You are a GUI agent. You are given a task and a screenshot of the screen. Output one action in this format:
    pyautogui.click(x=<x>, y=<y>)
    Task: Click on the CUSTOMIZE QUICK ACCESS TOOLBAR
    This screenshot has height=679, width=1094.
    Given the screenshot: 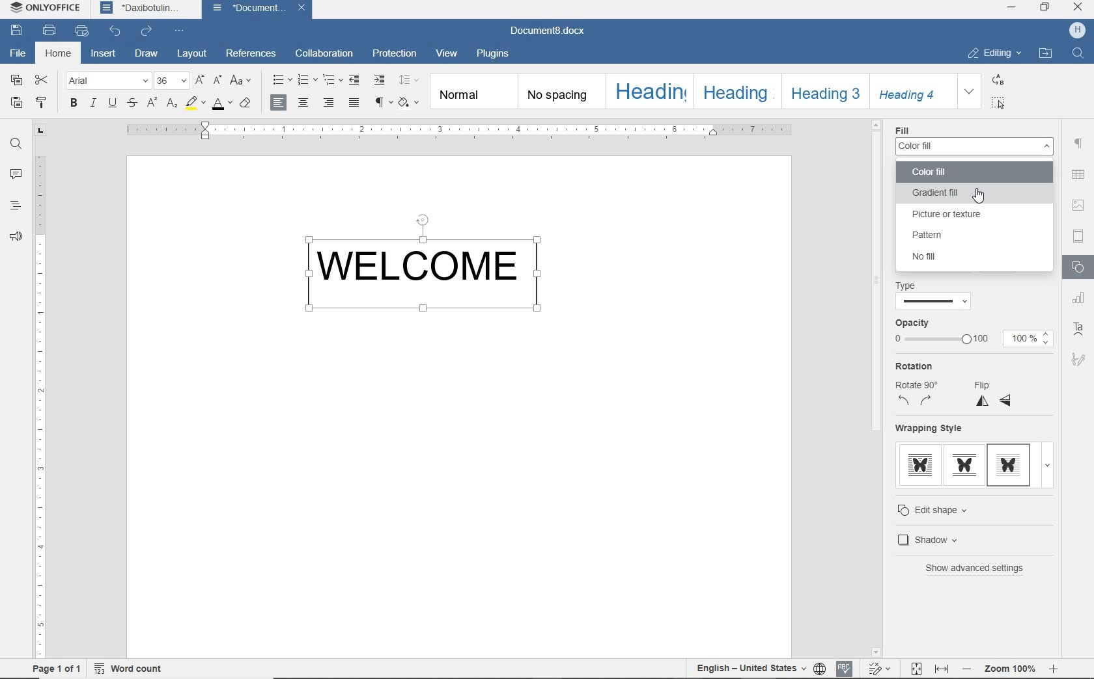 What is the action you would take?
    pyautogui.click(x=180, y=32)
    